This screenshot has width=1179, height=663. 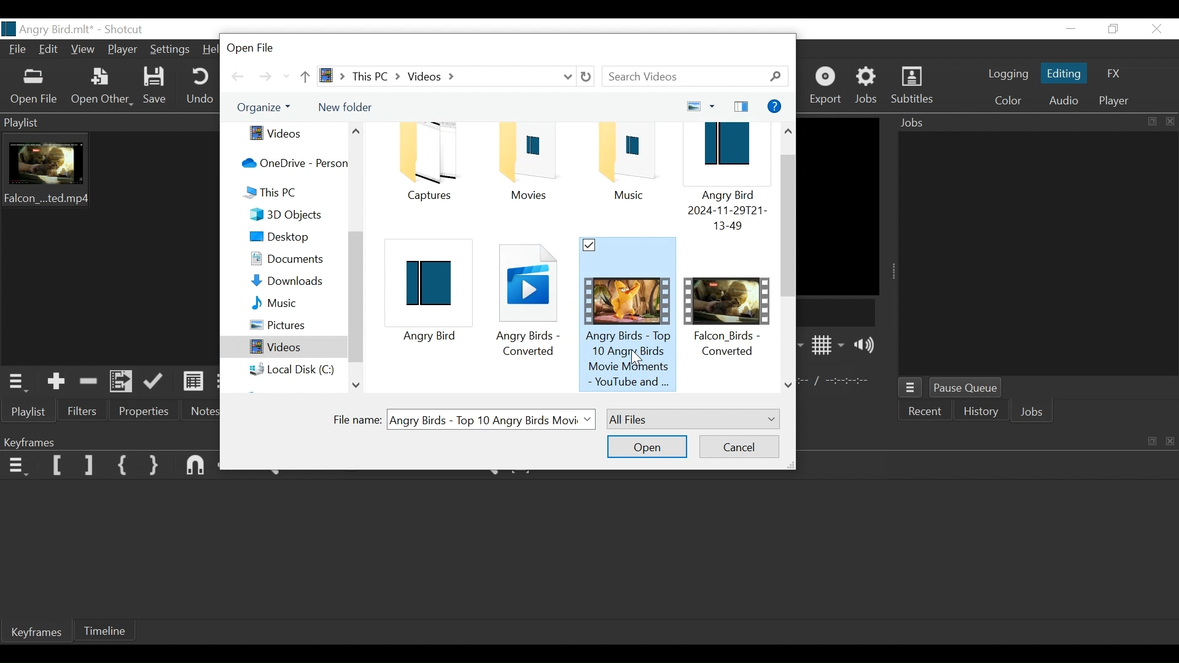 I want to click on In point, so click(x=836, y=382).